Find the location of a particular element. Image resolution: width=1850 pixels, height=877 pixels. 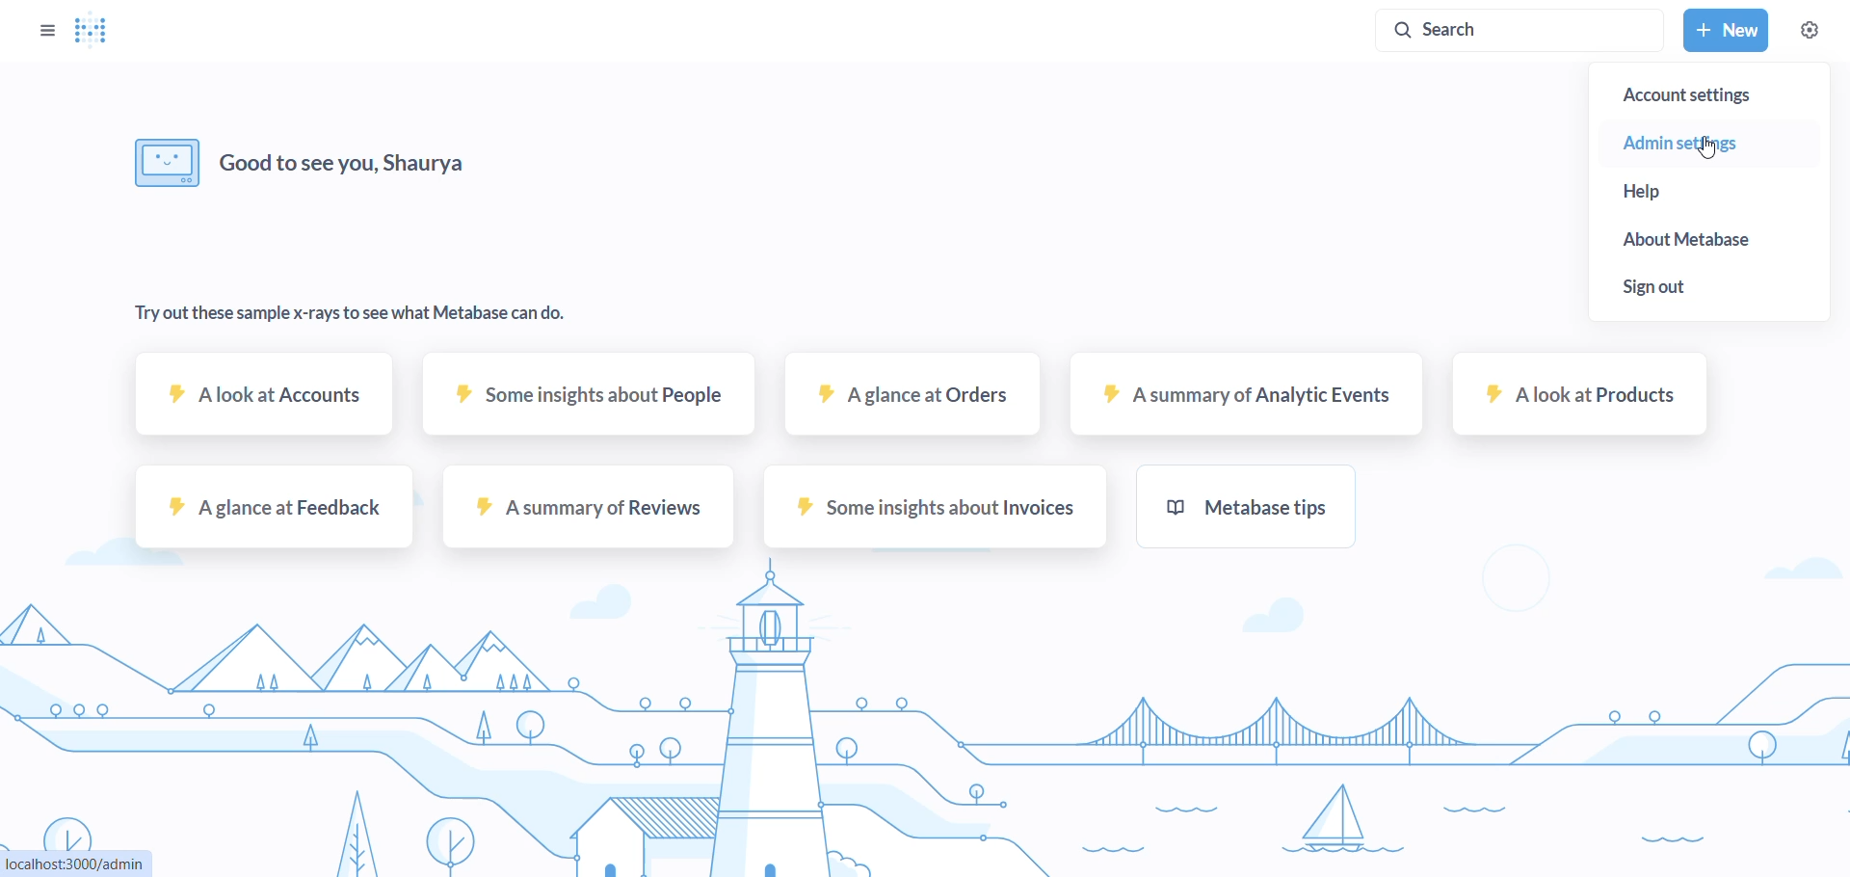

some insights about people sample is located at coordinates (592, 400).